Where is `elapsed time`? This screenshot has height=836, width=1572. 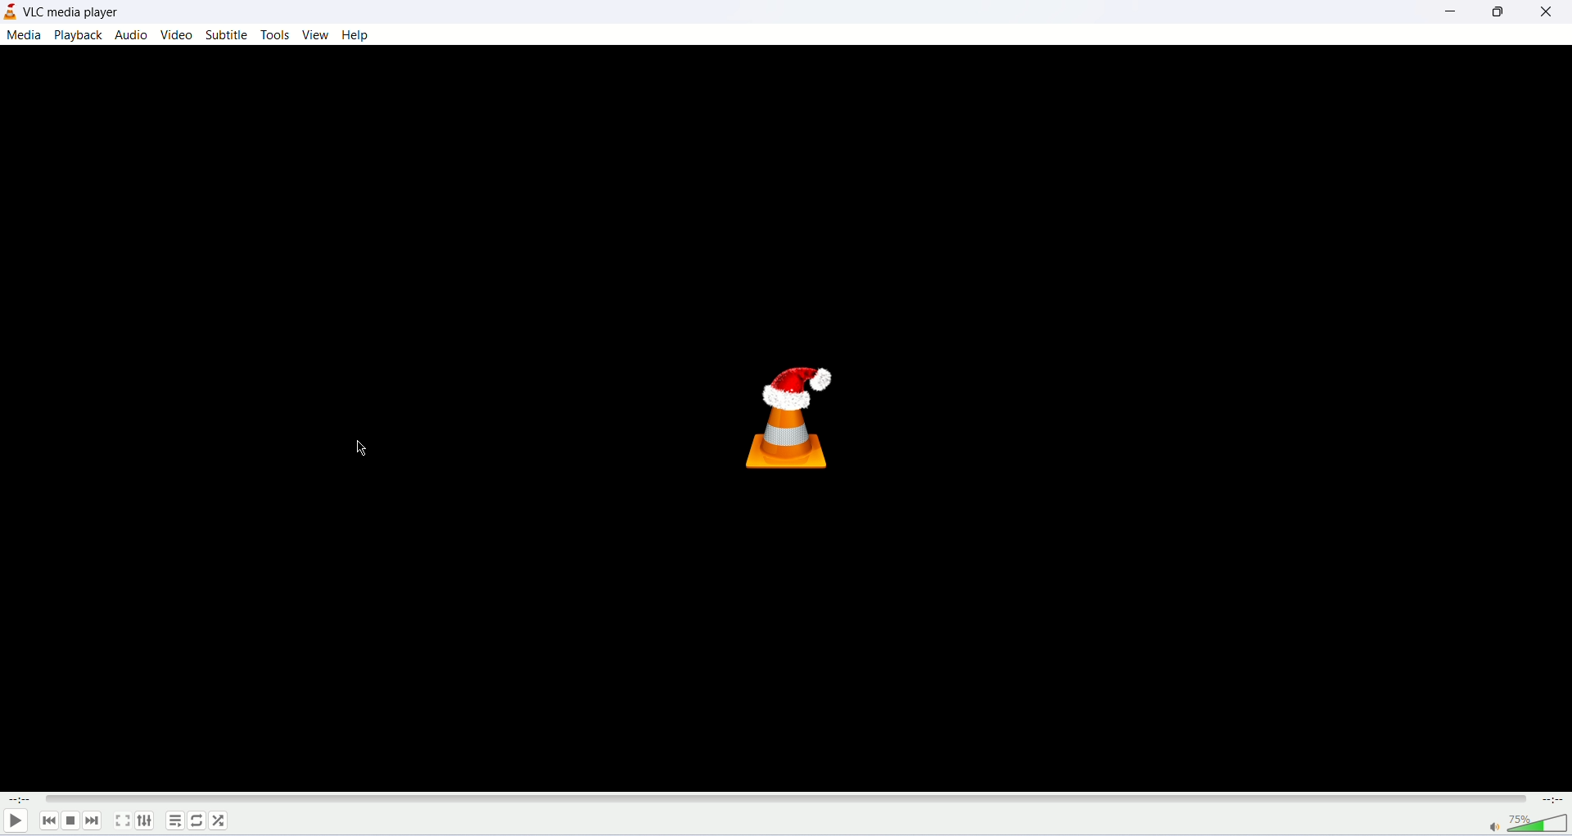 elapsed time is located at coordinates (19, 798).